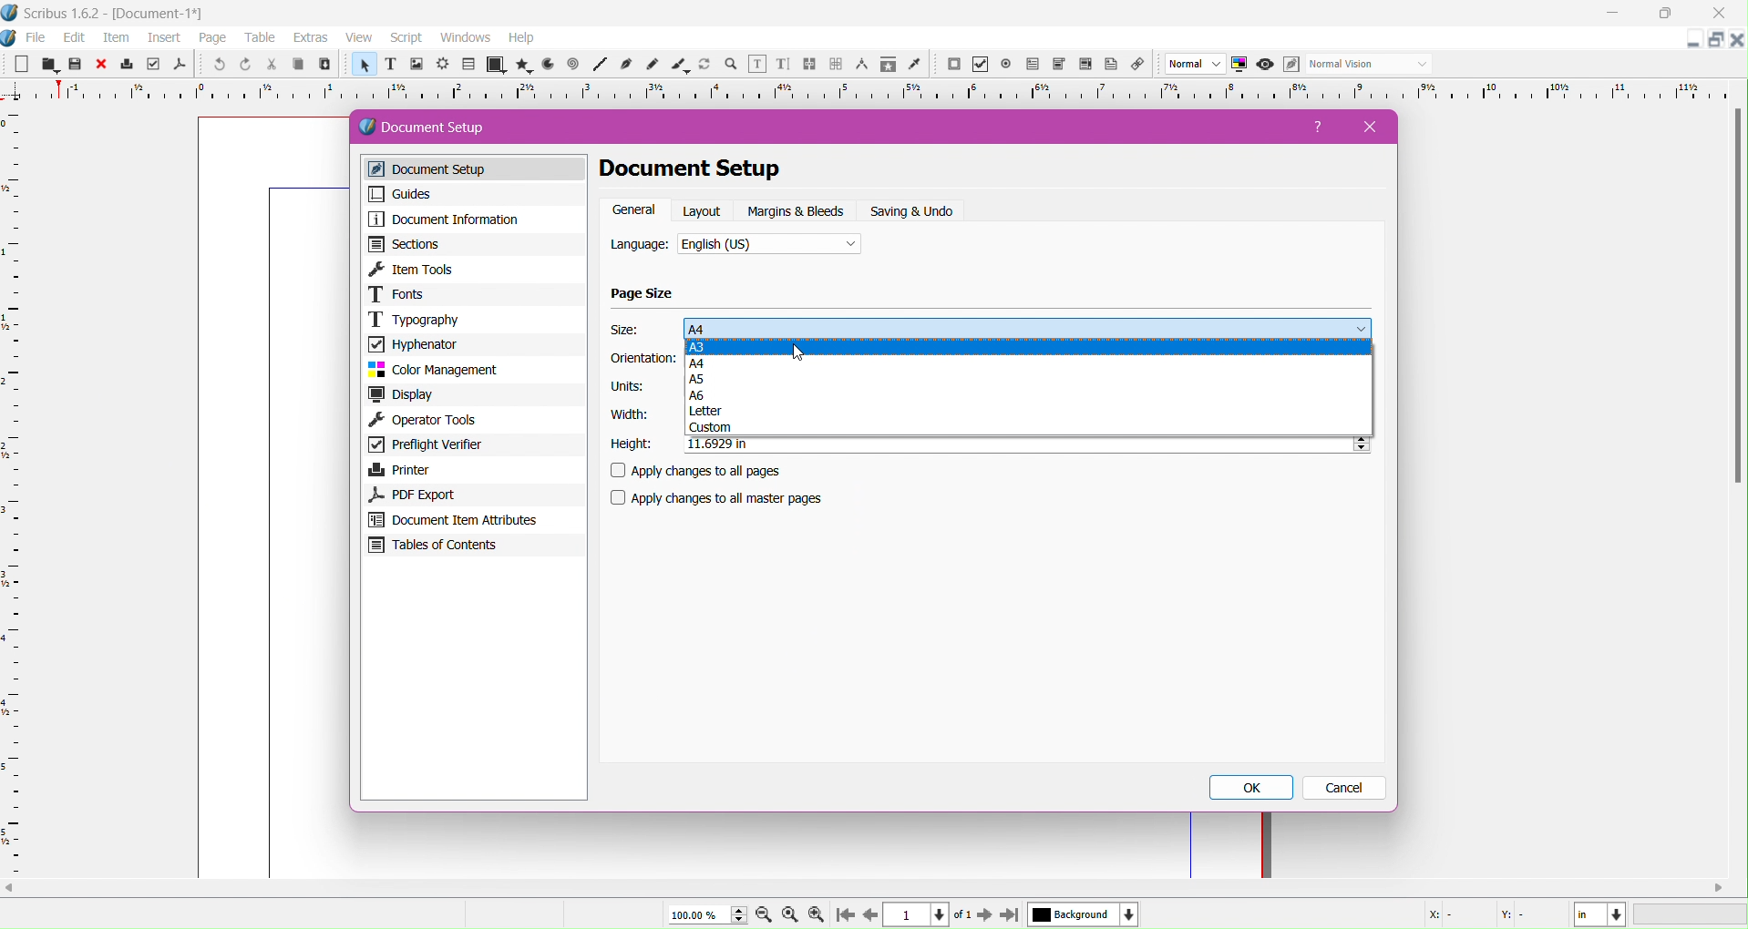 The image size is (1748, 929). Describe the element at coordinates (1115, 65) in the screenshot. I see `text annotations` at that location.